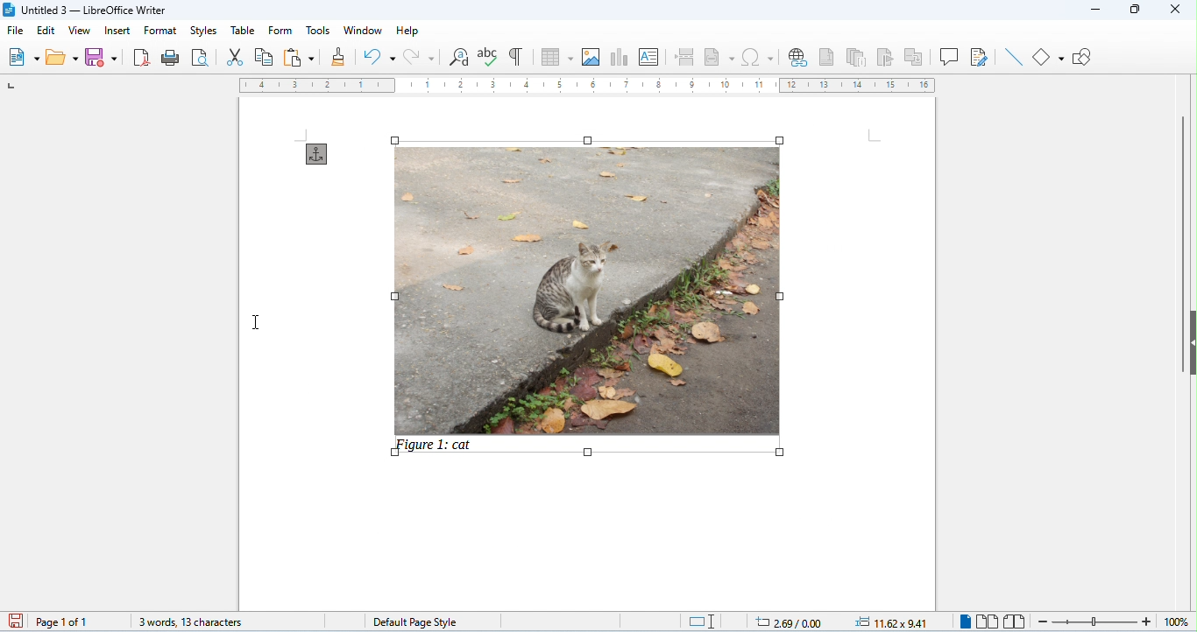  Describe the element at coordinates (46, 31) in the screenshot. I see `edit` at that location.